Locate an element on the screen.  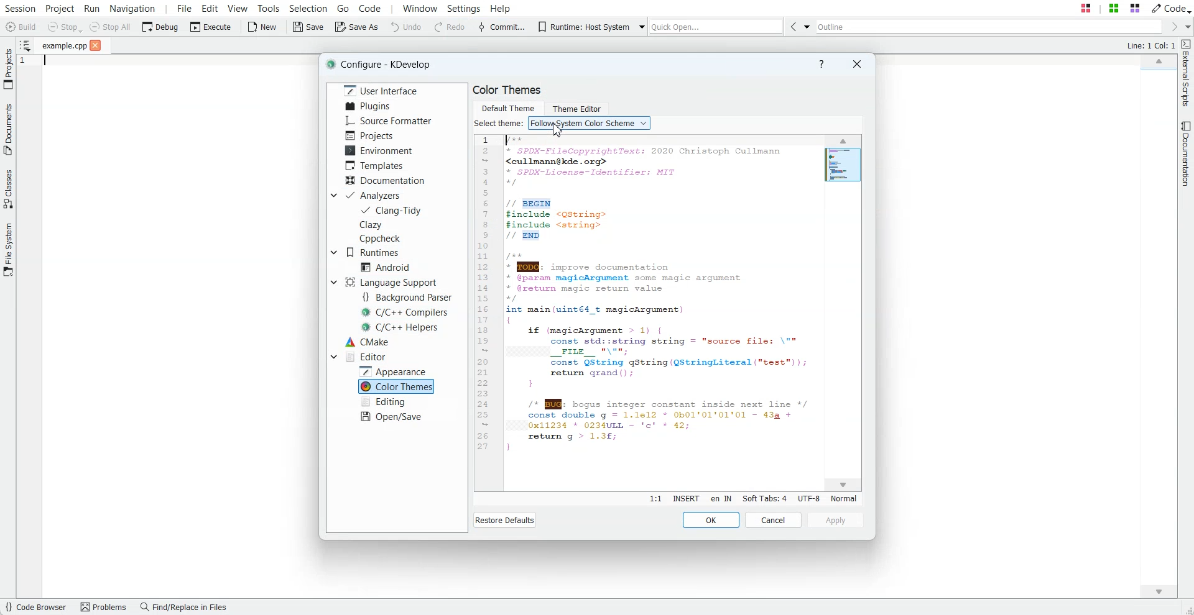
Tools is located at coordinates (268, 7).